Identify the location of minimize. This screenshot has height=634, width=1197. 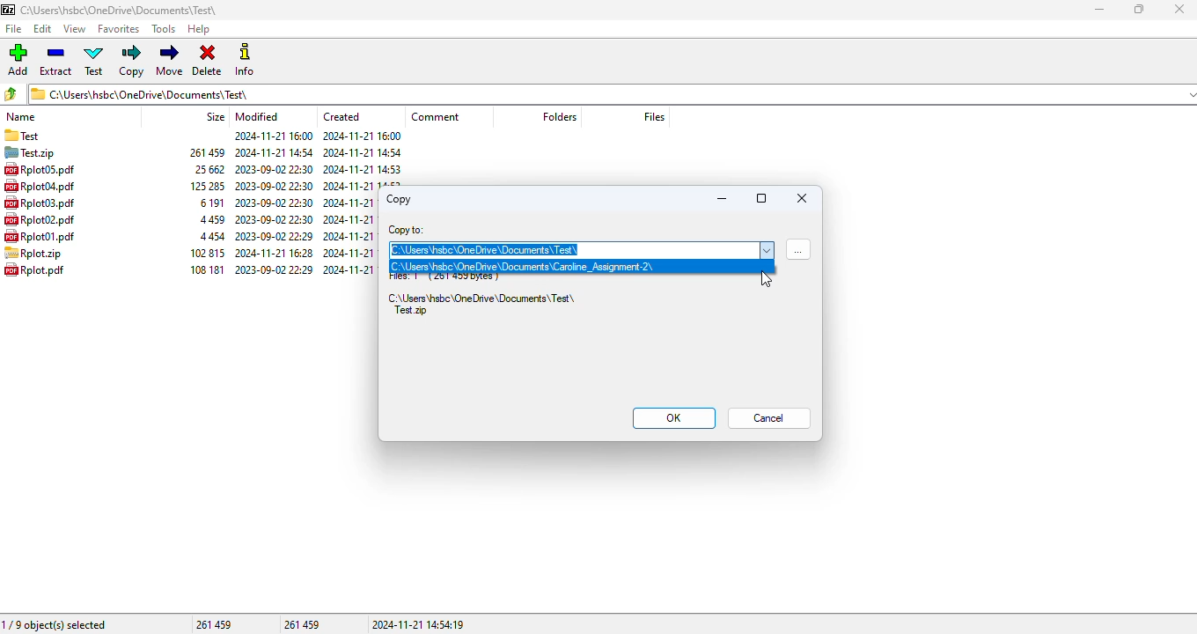
(723, 199).